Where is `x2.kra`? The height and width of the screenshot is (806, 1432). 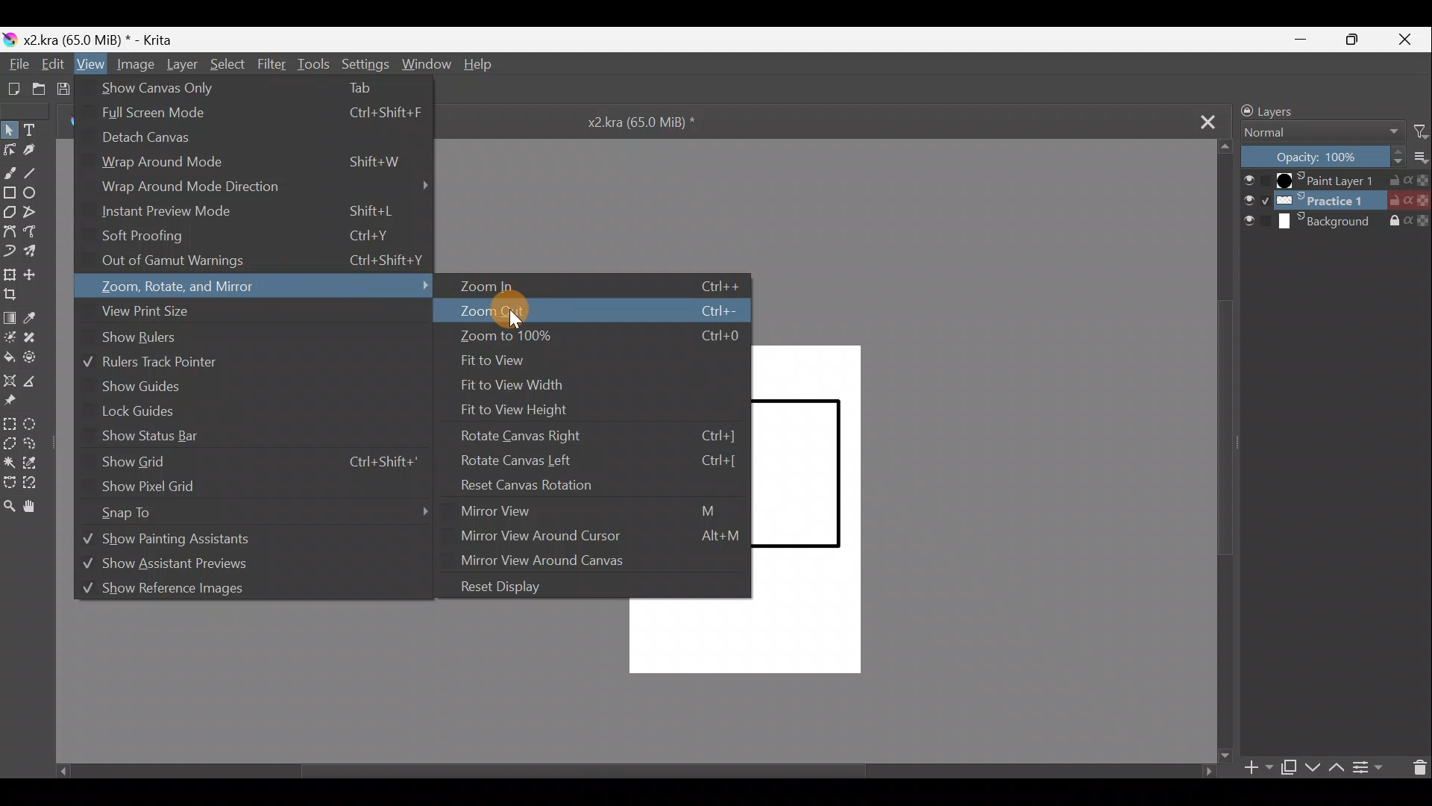
x2.kra is located at coordinates (629, 121).